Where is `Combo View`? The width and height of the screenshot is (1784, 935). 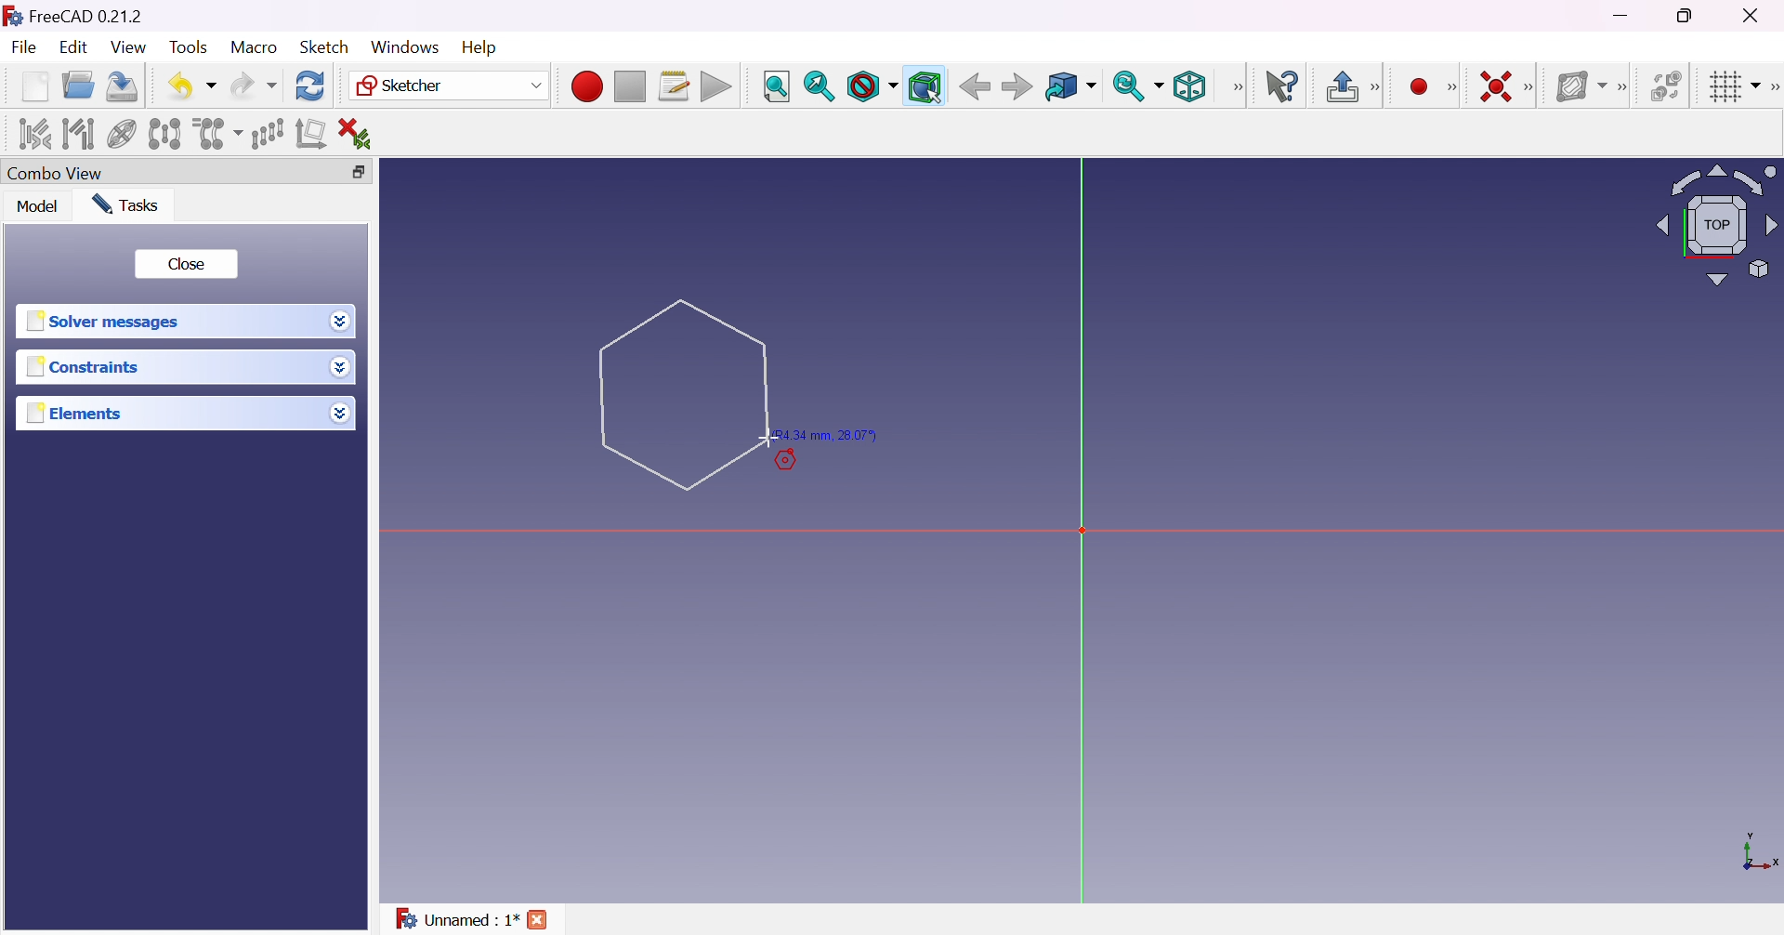
Combo View is located at coordinates (56, 172).